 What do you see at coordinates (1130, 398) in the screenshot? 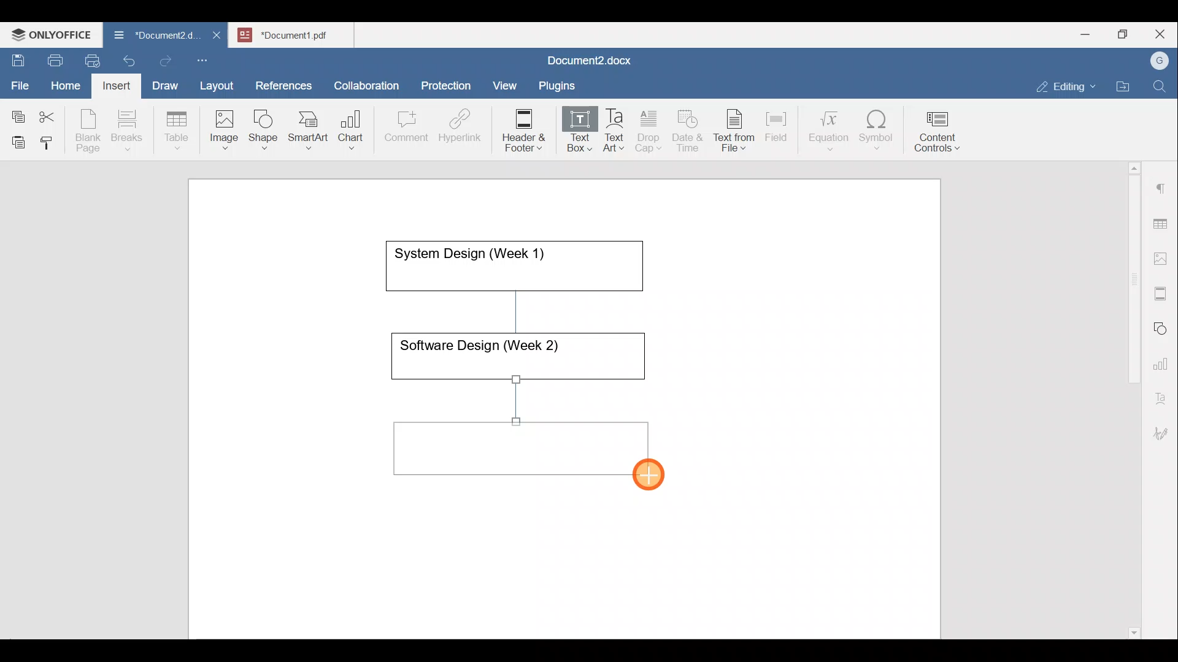
I see `Scroll bar` at bounding box center [1130, 398].